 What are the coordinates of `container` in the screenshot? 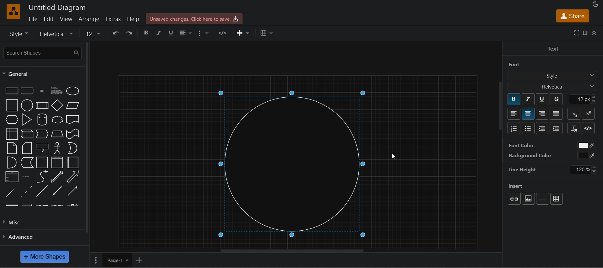 It's located at (43, 162).